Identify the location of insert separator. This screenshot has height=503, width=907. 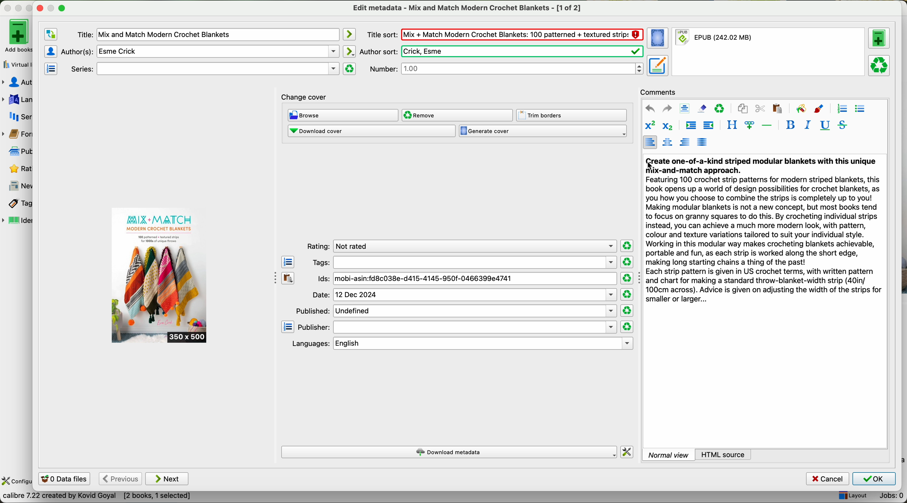
(768, 125).